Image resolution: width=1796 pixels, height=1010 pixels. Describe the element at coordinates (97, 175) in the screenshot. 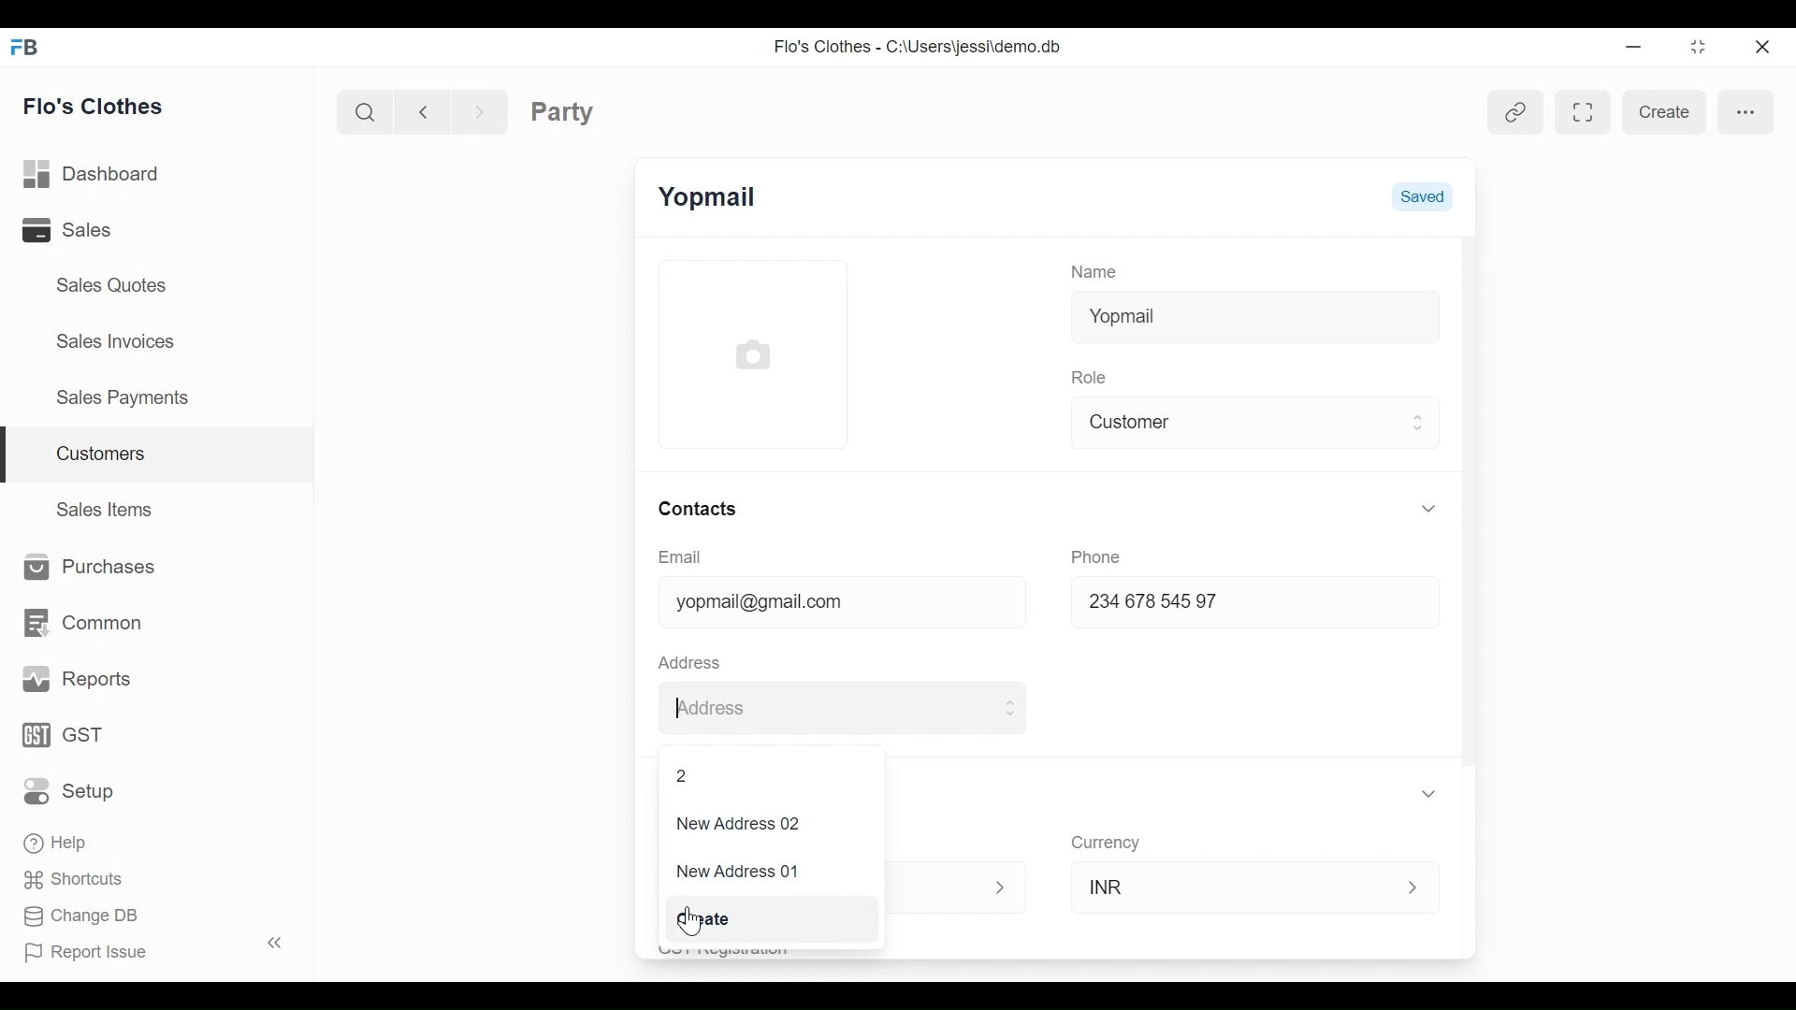

I see `Dashboard` at that location.